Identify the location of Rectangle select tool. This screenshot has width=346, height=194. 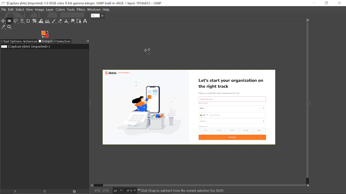
(10, 21).